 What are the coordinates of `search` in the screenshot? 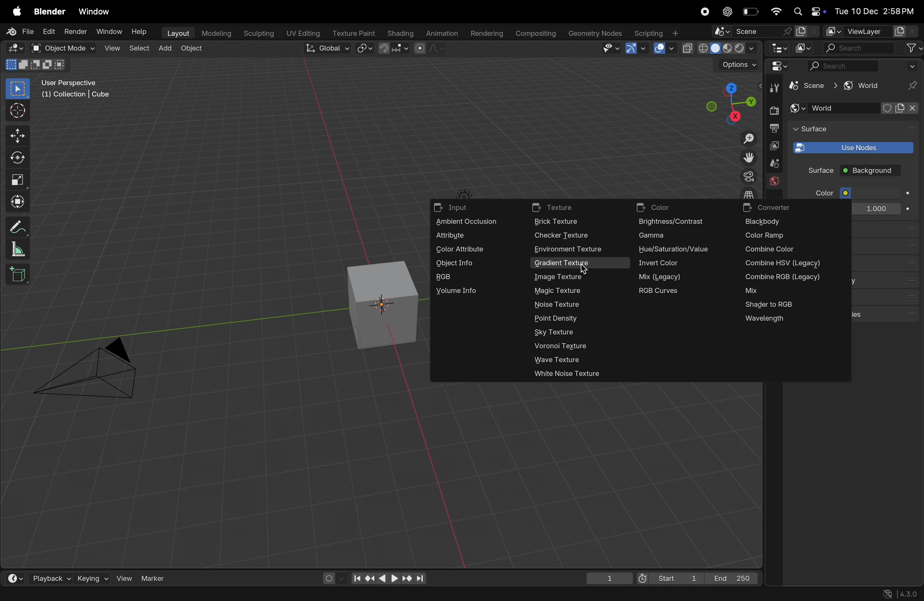 It's located at (844, 66).